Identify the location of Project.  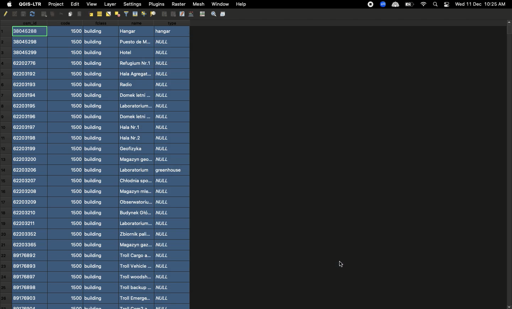
(55, 5).